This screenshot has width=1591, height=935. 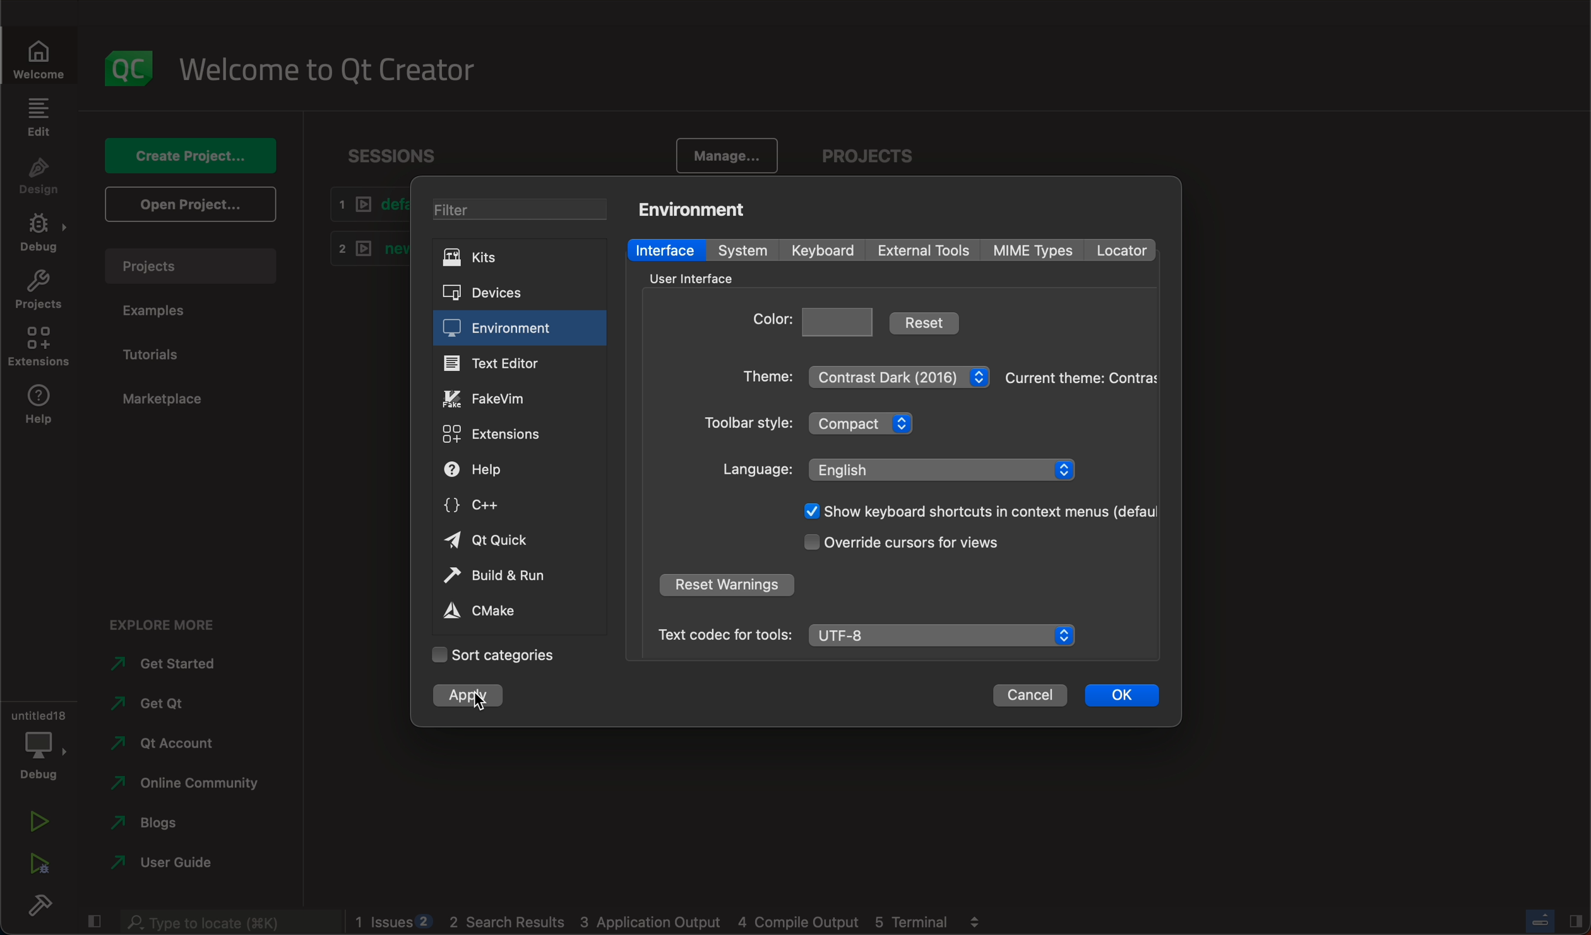 I want to click on close slide bar, so click(x=1556, y=920).